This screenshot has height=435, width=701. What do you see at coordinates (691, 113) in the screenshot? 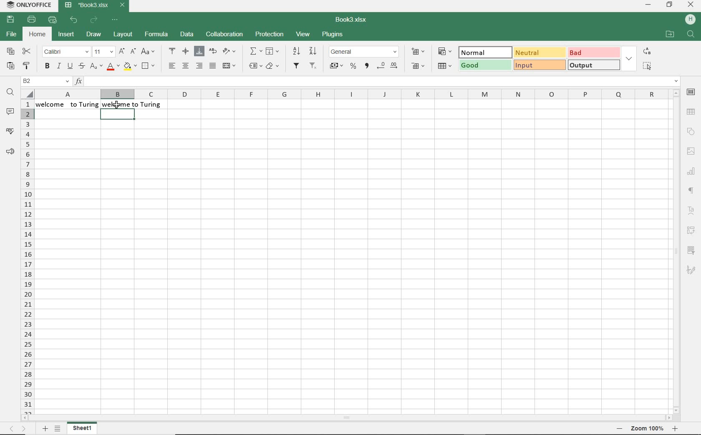
I see `table` at bounding box center [691, 113].